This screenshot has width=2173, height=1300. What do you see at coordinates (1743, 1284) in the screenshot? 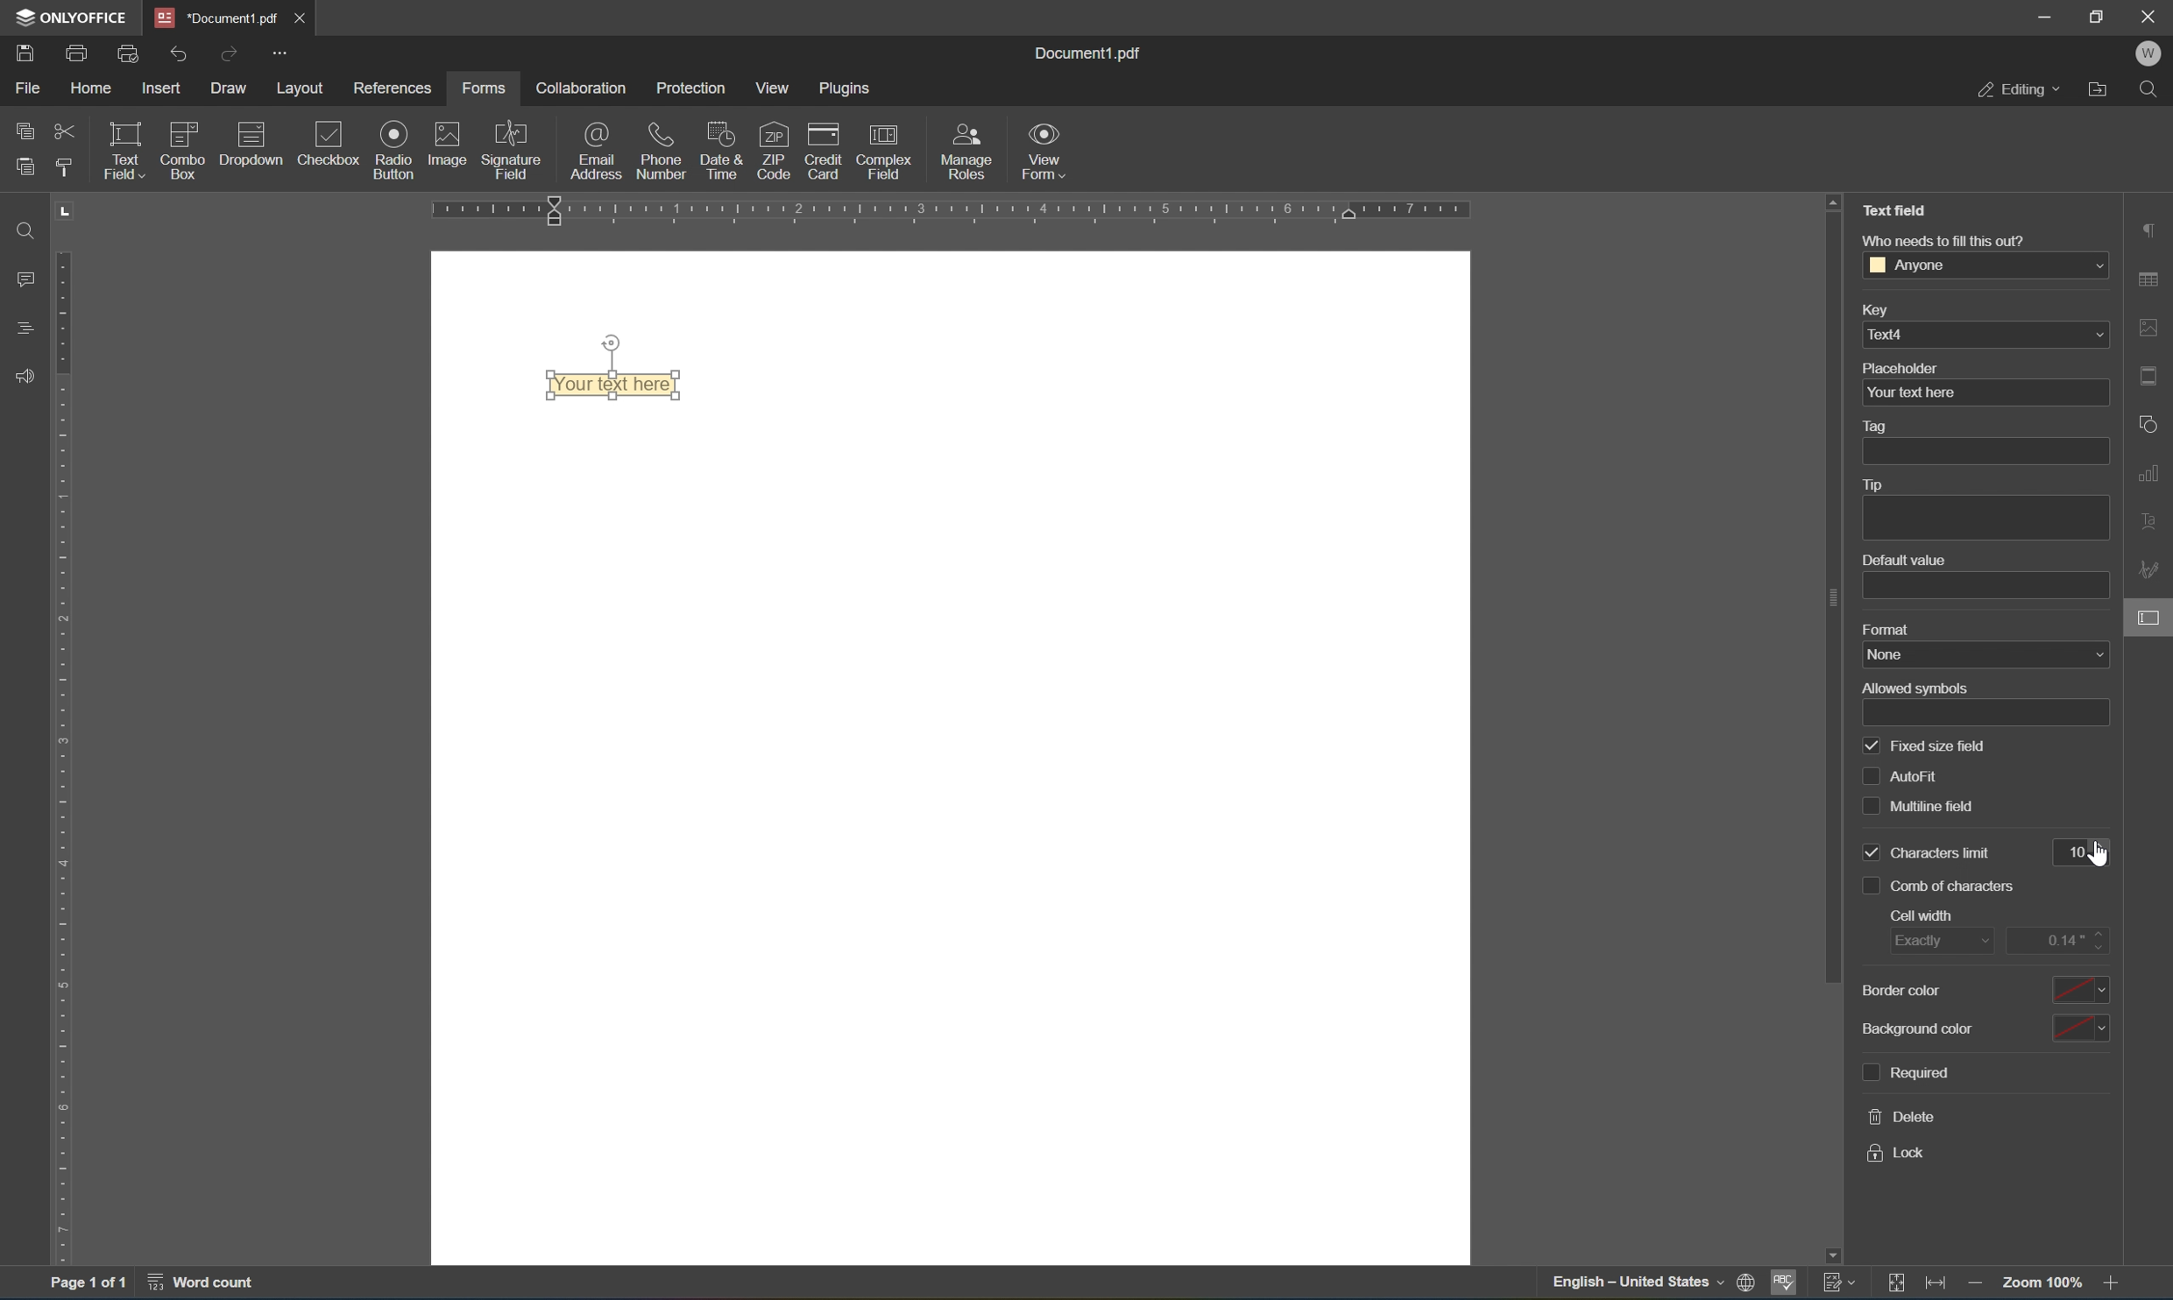
I see `set document language` at bounding box center [1743, 1284].